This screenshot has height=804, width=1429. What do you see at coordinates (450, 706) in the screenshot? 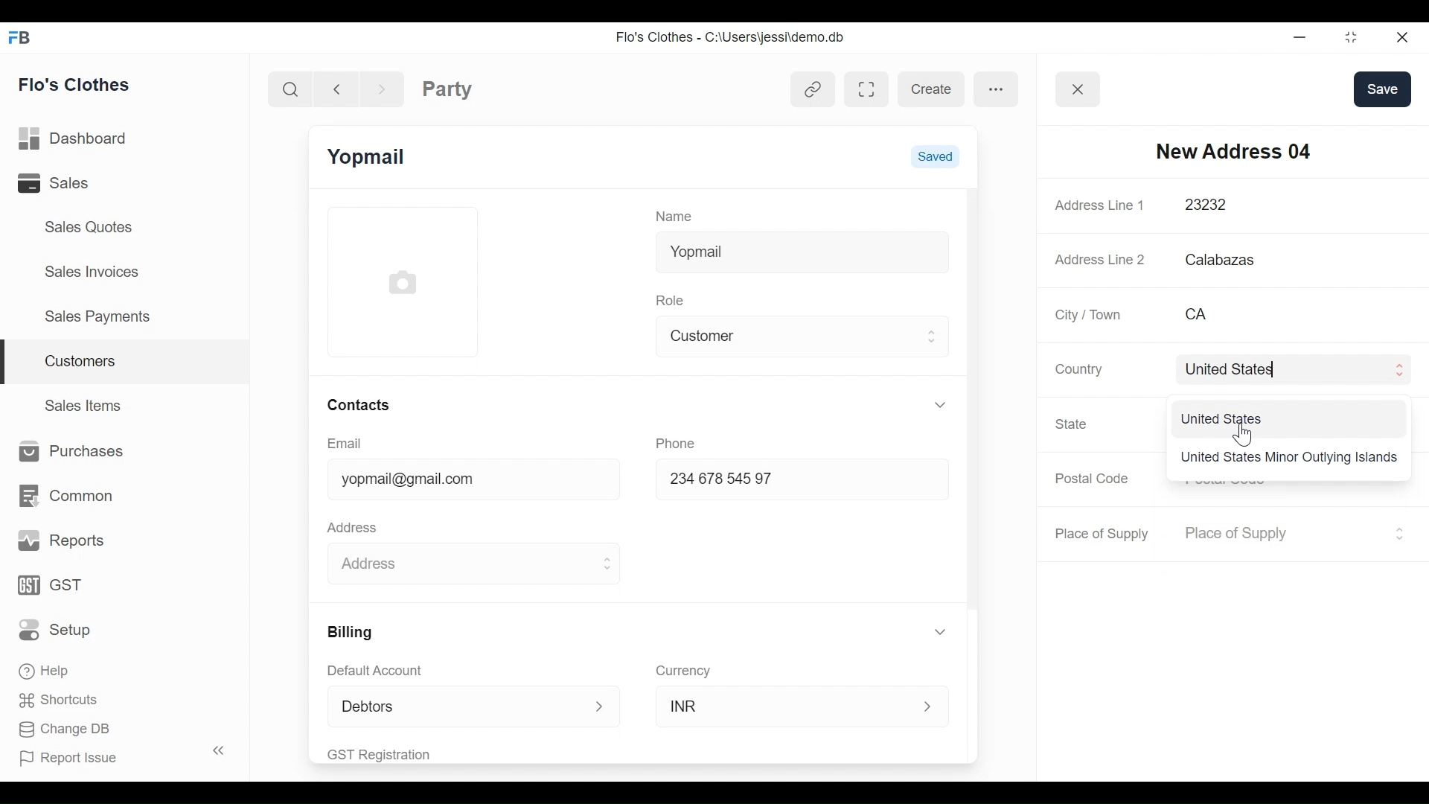
I see `Debtors` at bounding box center [450, 706].